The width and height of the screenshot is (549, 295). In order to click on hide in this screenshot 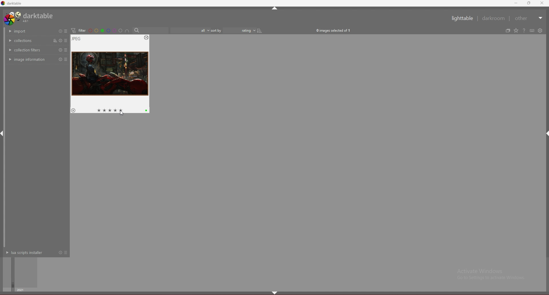, I will do `click(275, 291)`.